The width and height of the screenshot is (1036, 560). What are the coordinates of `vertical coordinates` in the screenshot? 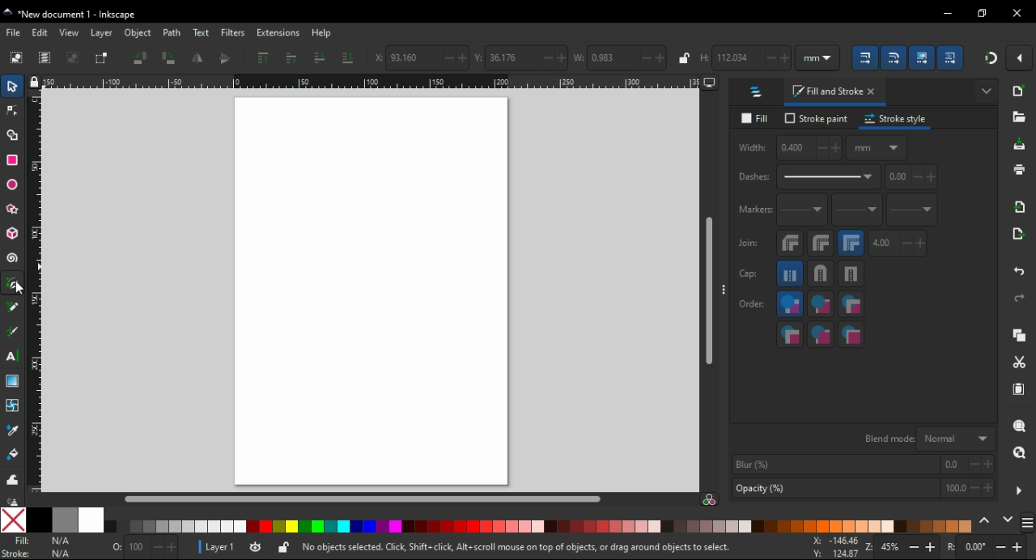 It's located at (520, 57).